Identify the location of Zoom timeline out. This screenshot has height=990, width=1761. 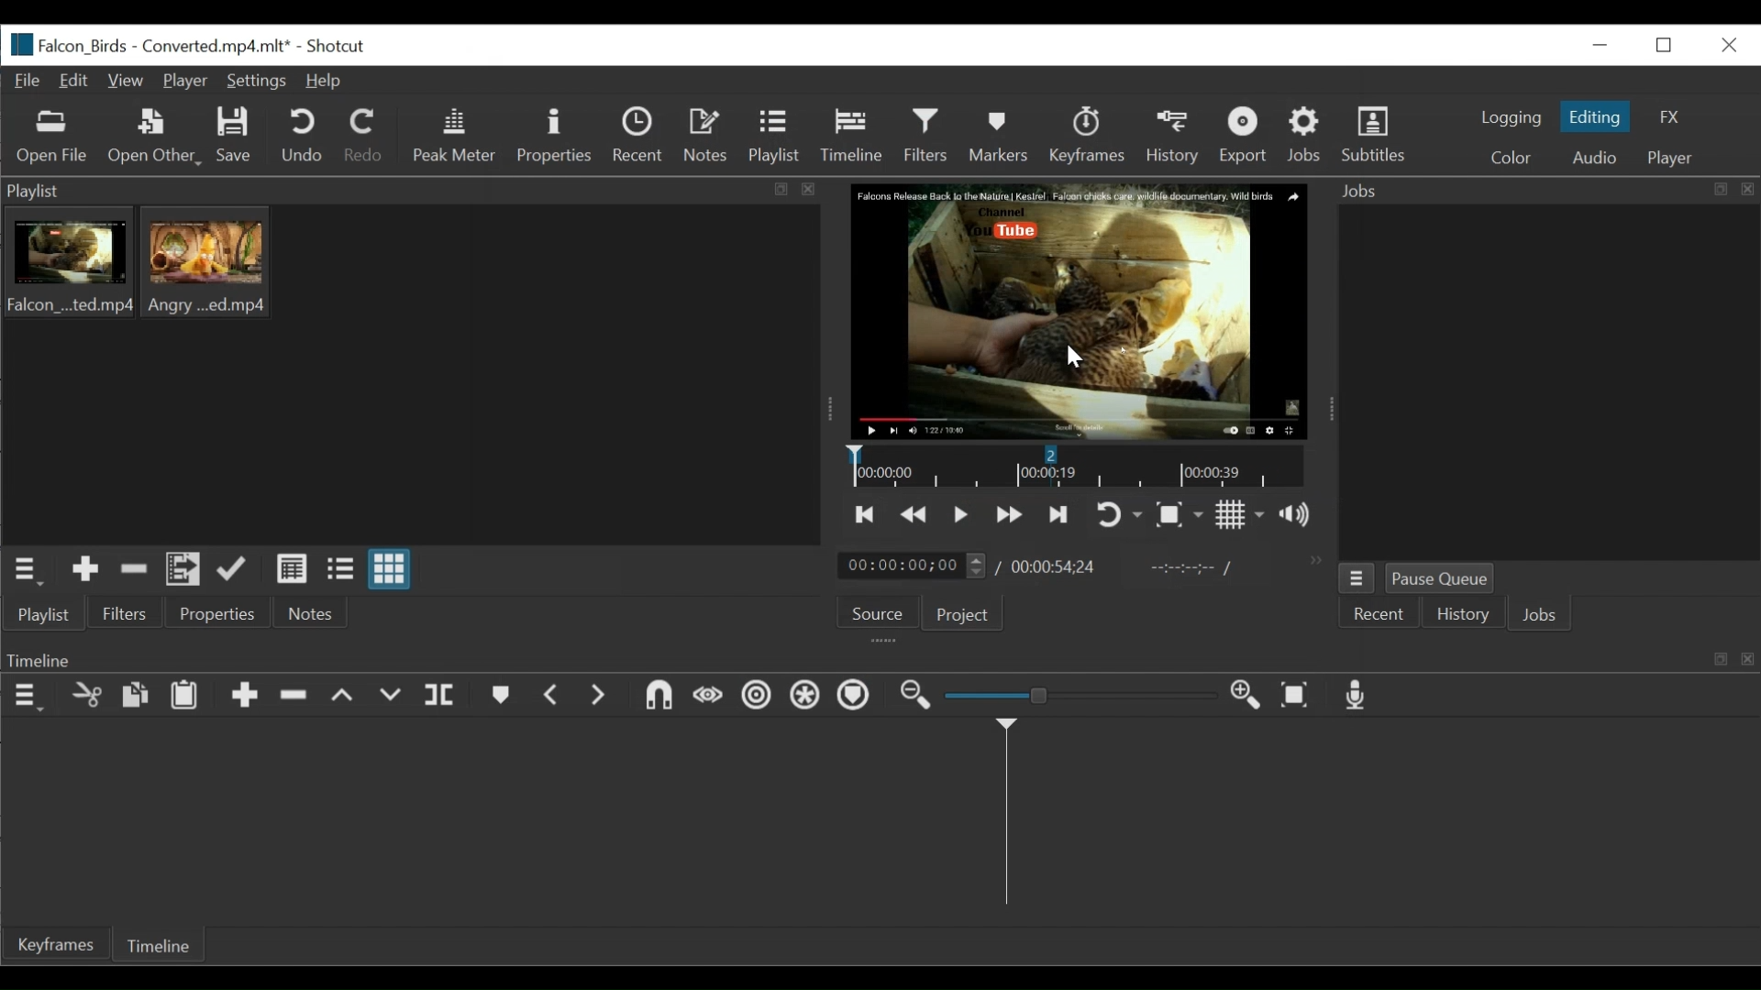
(913, 699).